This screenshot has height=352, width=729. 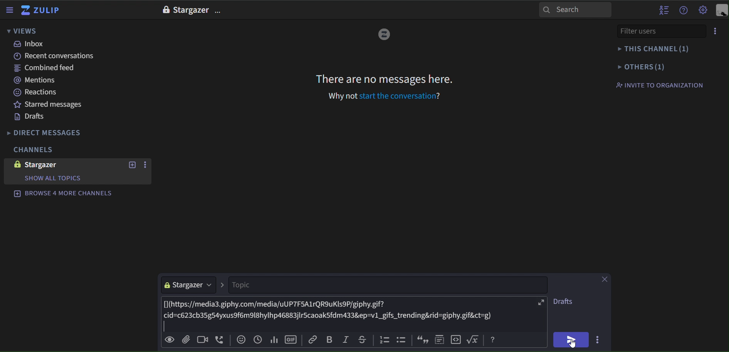 What do you see at coordinates (10, 11) in the screenshot?
I see `hide sidebar` at bounding box center [10, 11].